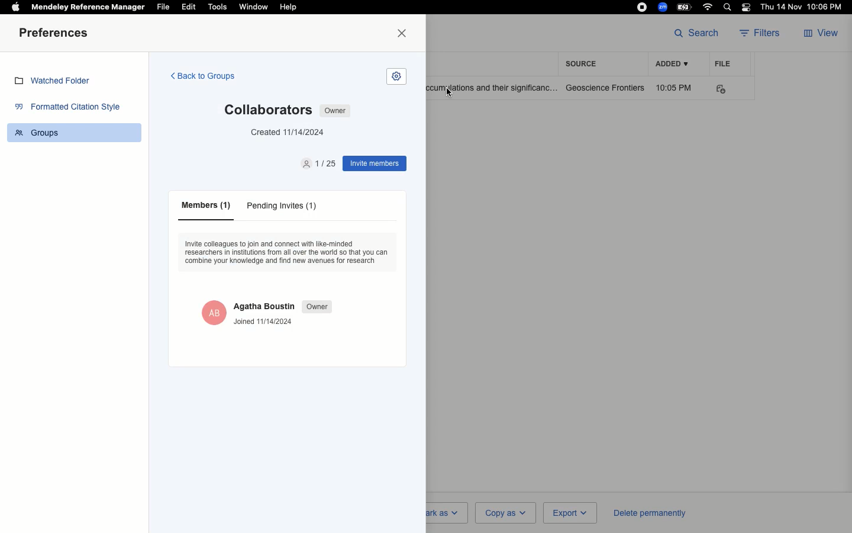  Describe the element at coordinates (320, 163) in the screenshot. I see `invite members` at that location.